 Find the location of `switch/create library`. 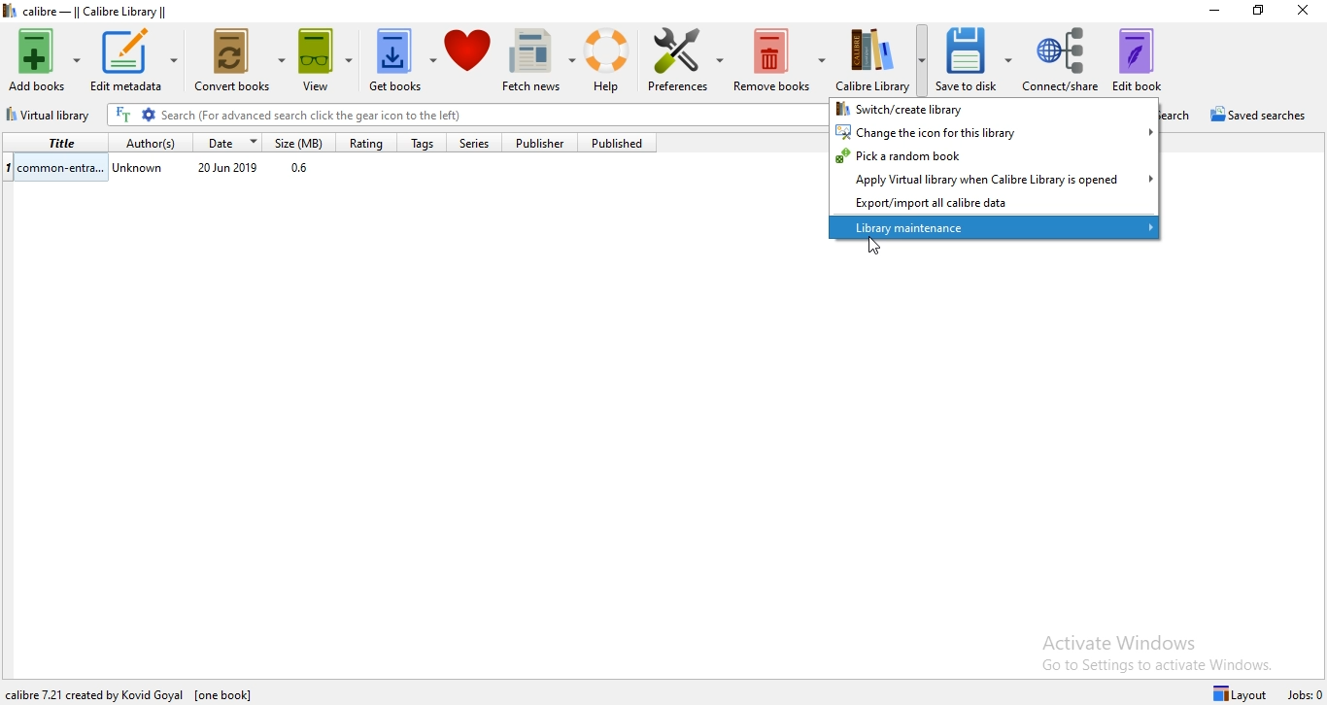

switch/create library is located at coordinates (992, 108).